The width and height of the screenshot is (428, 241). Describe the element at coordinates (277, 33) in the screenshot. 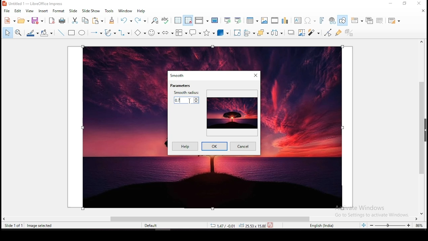

I see `distribute` at that location.